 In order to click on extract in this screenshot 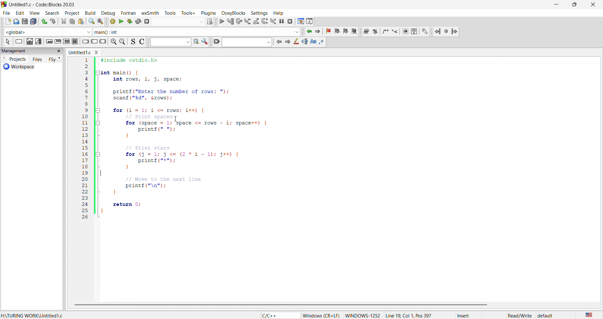, I will do `click(376, 32)`.